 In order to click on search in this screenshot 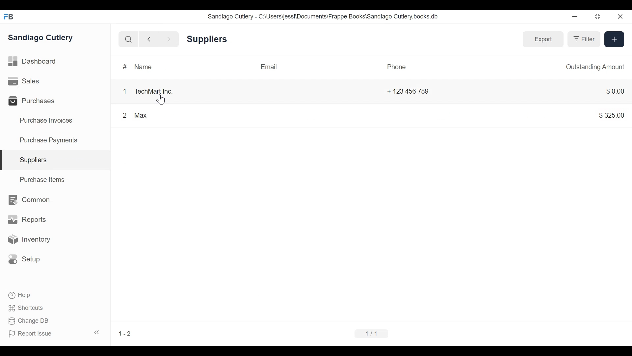, I will do `click(129, 40)`.